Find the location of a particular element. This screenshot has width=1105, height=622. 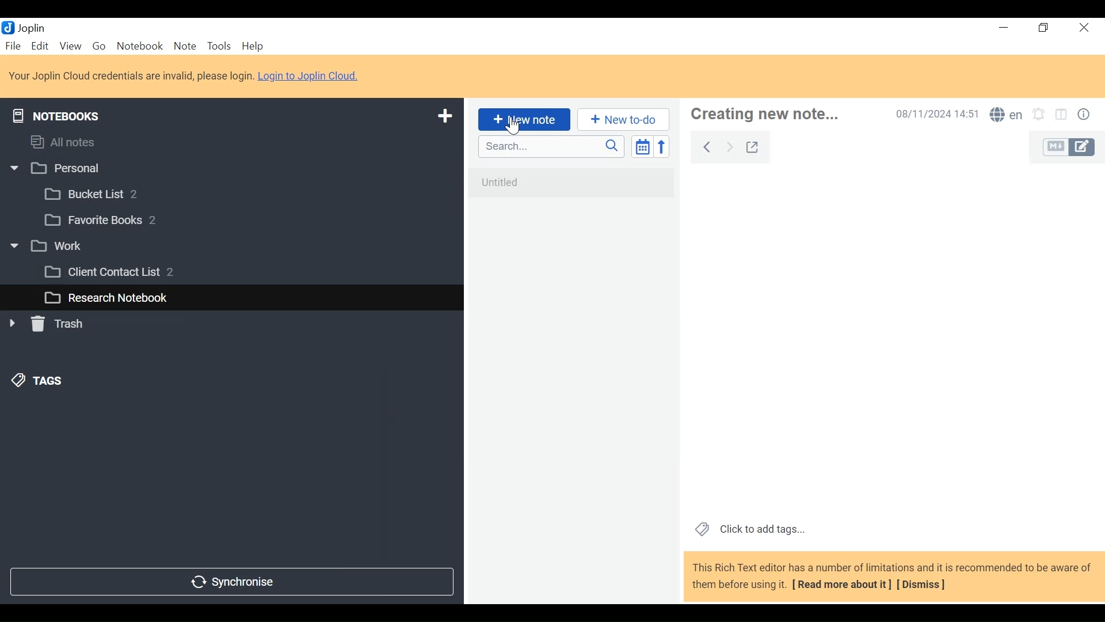

[3 Favorite Books 2 is located at coordinates (110, 221).